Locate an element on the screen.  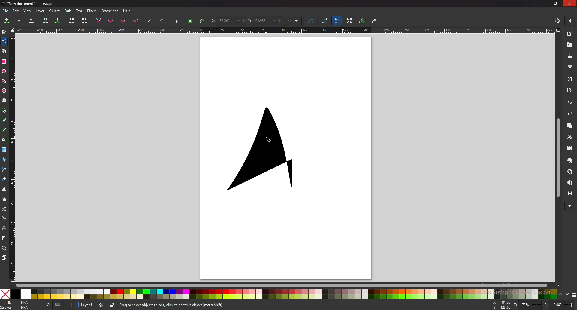
zoom selection is located at coordinates (570, 160).